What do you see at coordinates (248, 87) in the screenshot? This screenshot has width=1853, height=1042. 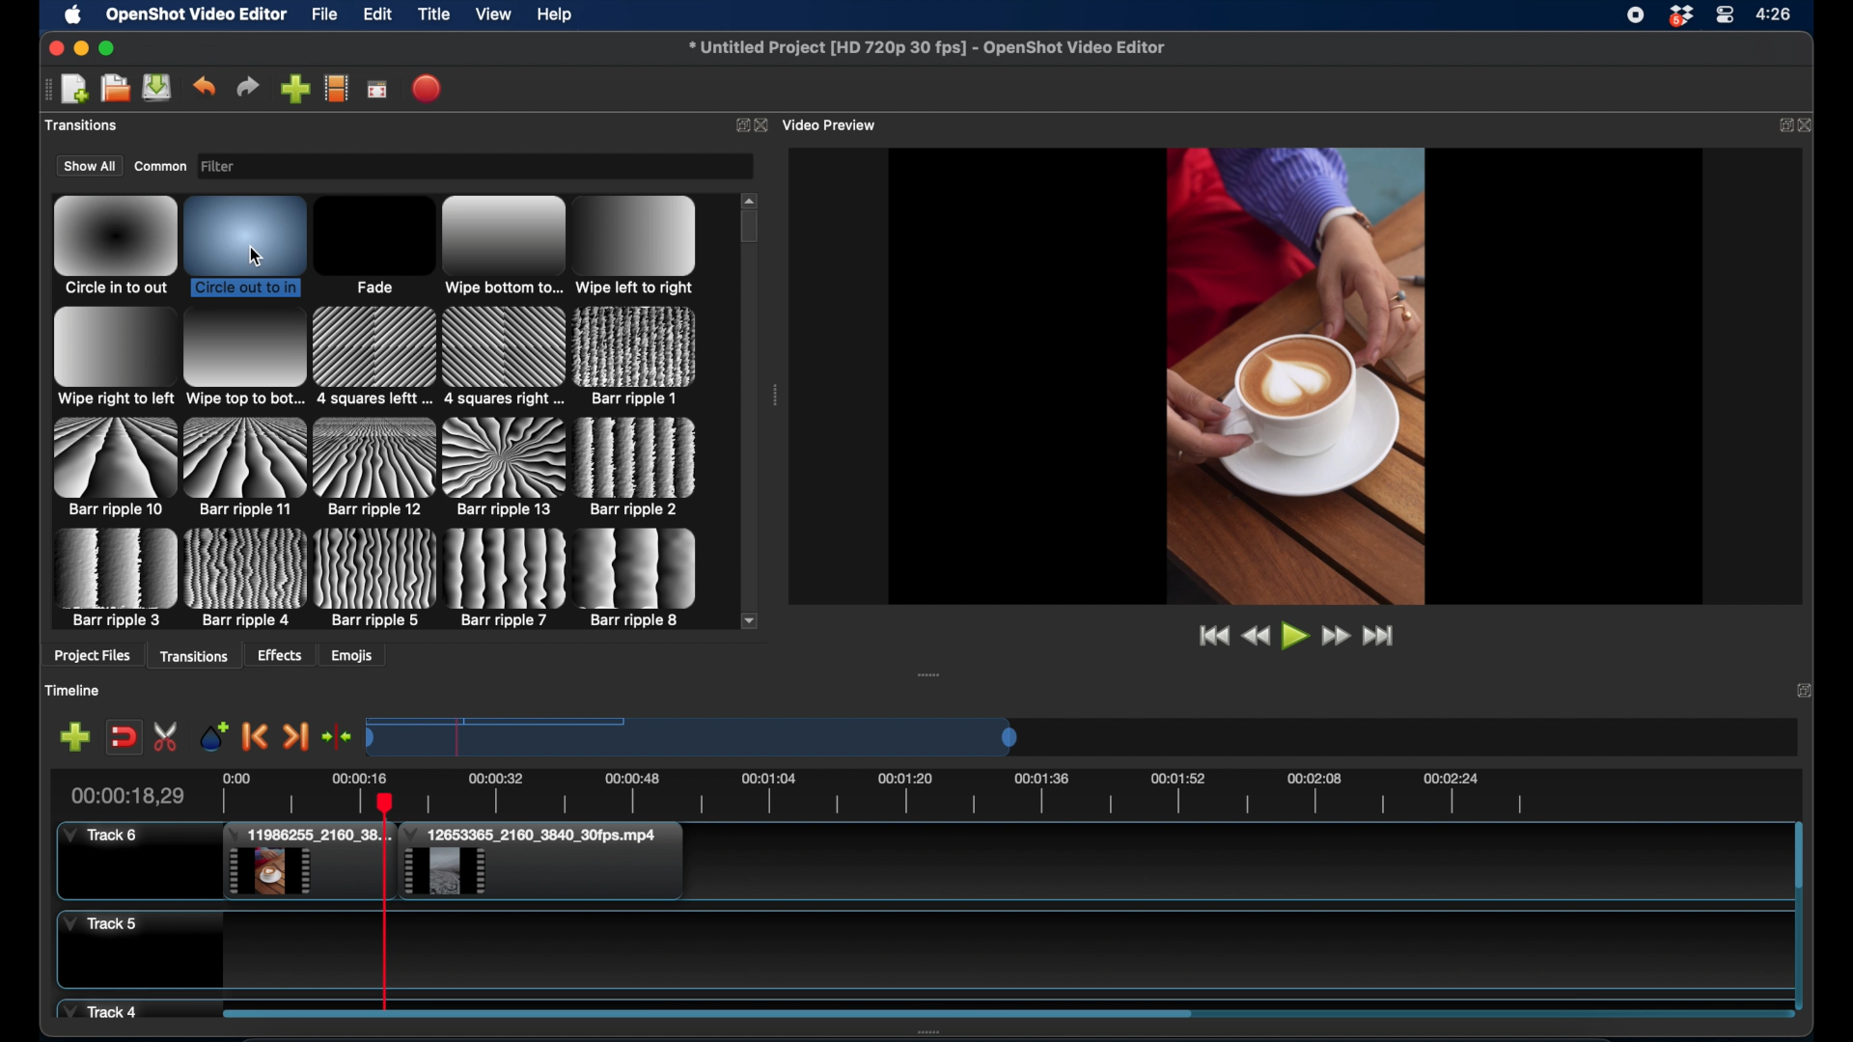 I see `redo` at bounding box center [248, 87].